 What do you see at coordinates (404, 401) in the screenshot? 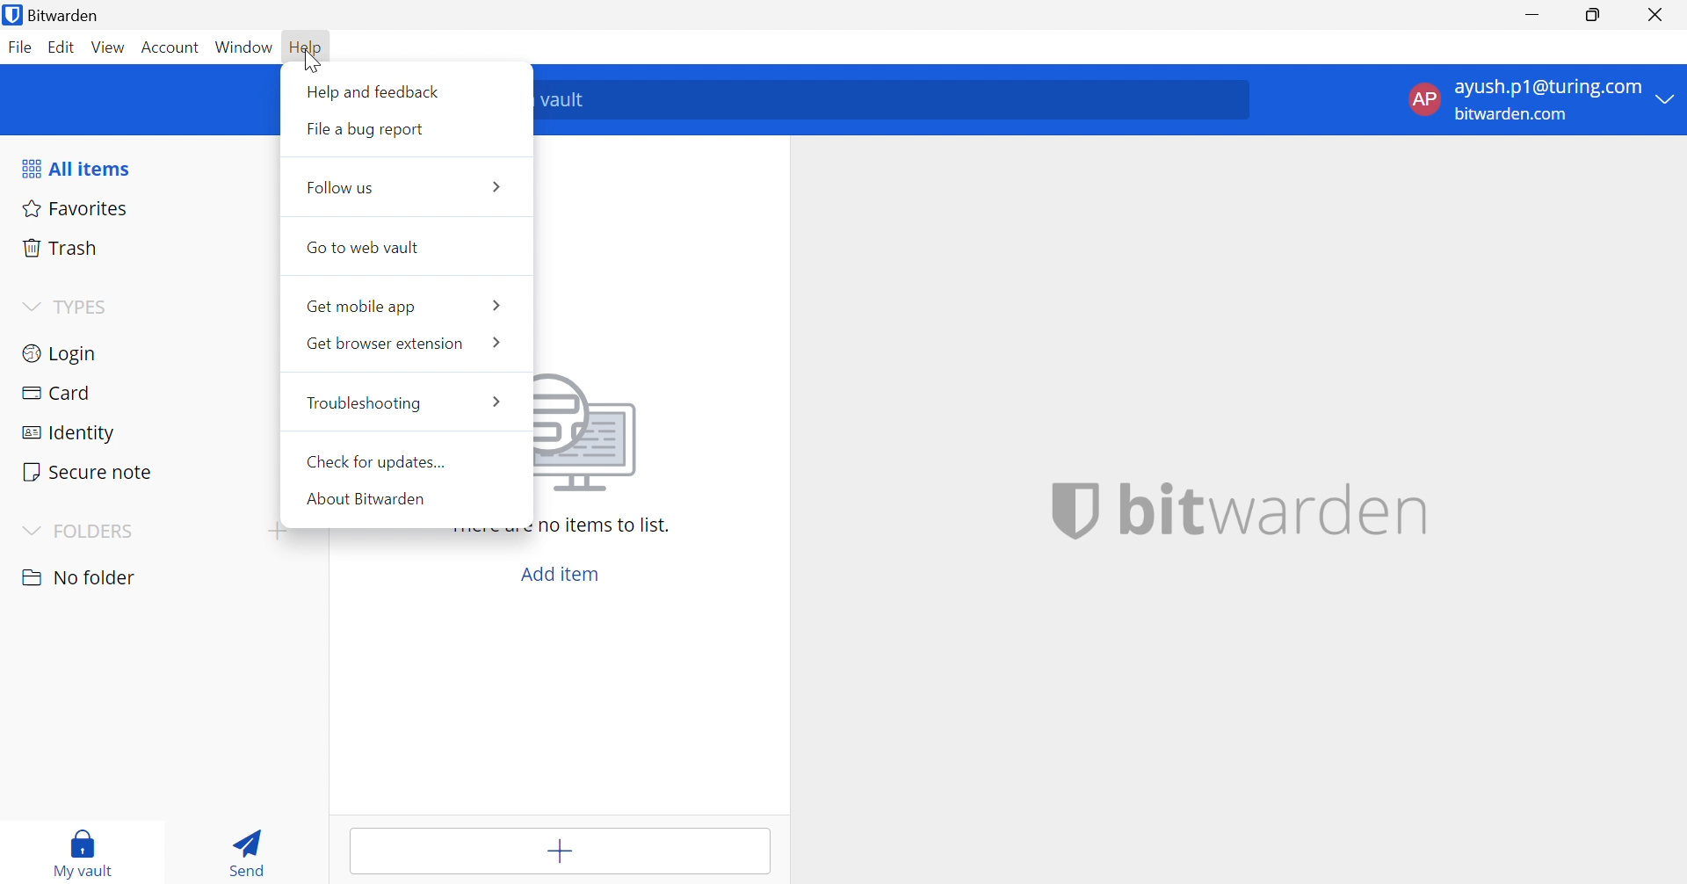
I see `Troubleshooting` at bounding box center [404, 401].